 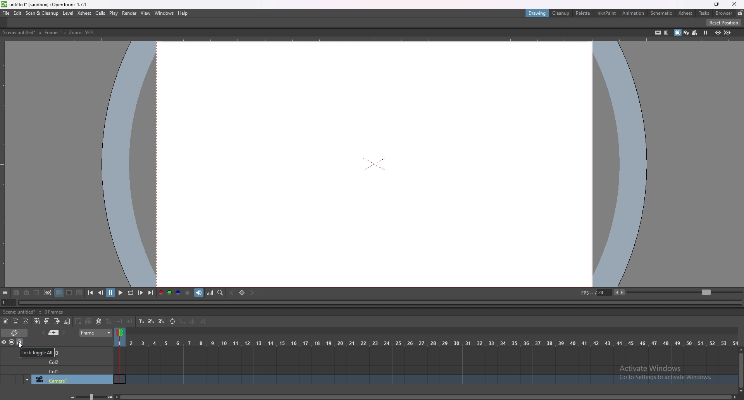 What do you see at coordinates (36, 352) in the screenshot?
I see `lock description` at bounding box center [36, 352].